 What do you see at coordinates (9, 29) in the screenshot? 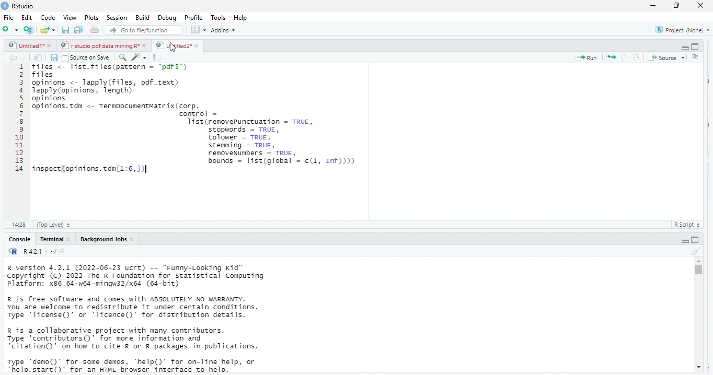
I see `new file` at bounding box center [9, 29].